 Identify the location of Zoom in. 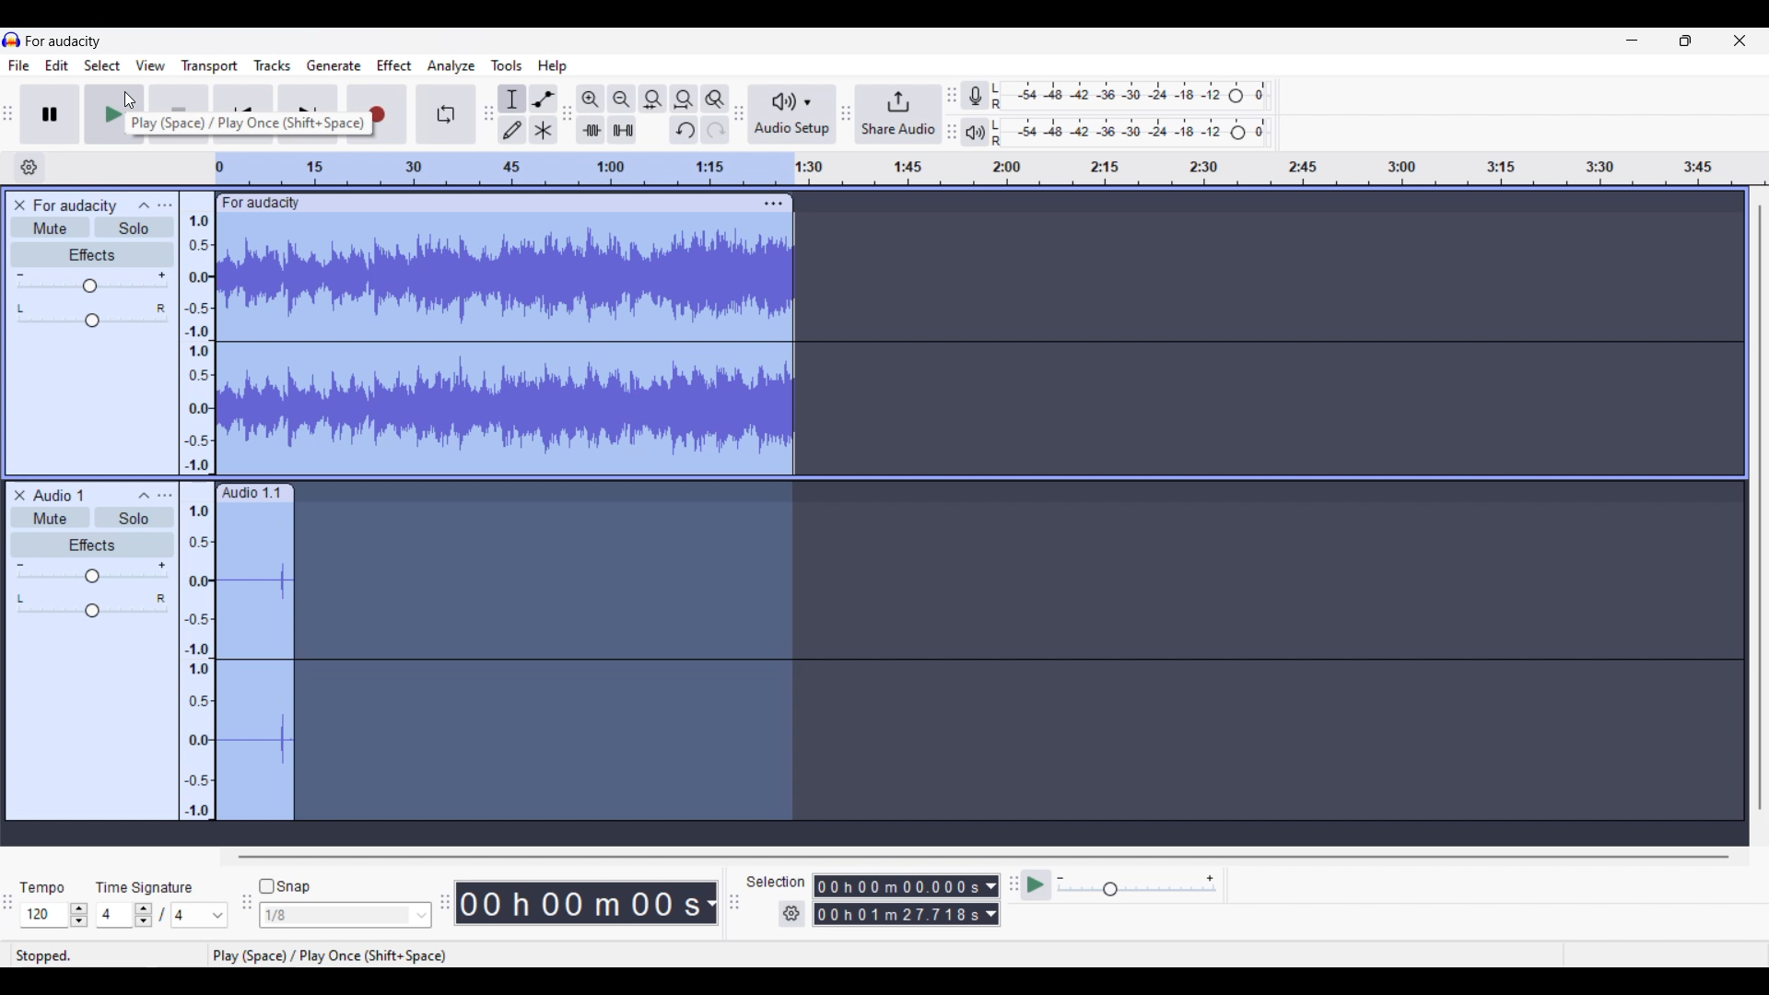
(590, 99).